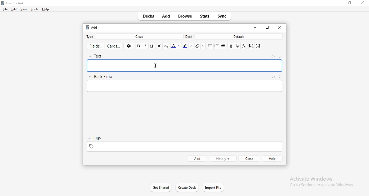  Describe the element at coordinates (189, 37) in the screenshot. I see `deck` at that location.